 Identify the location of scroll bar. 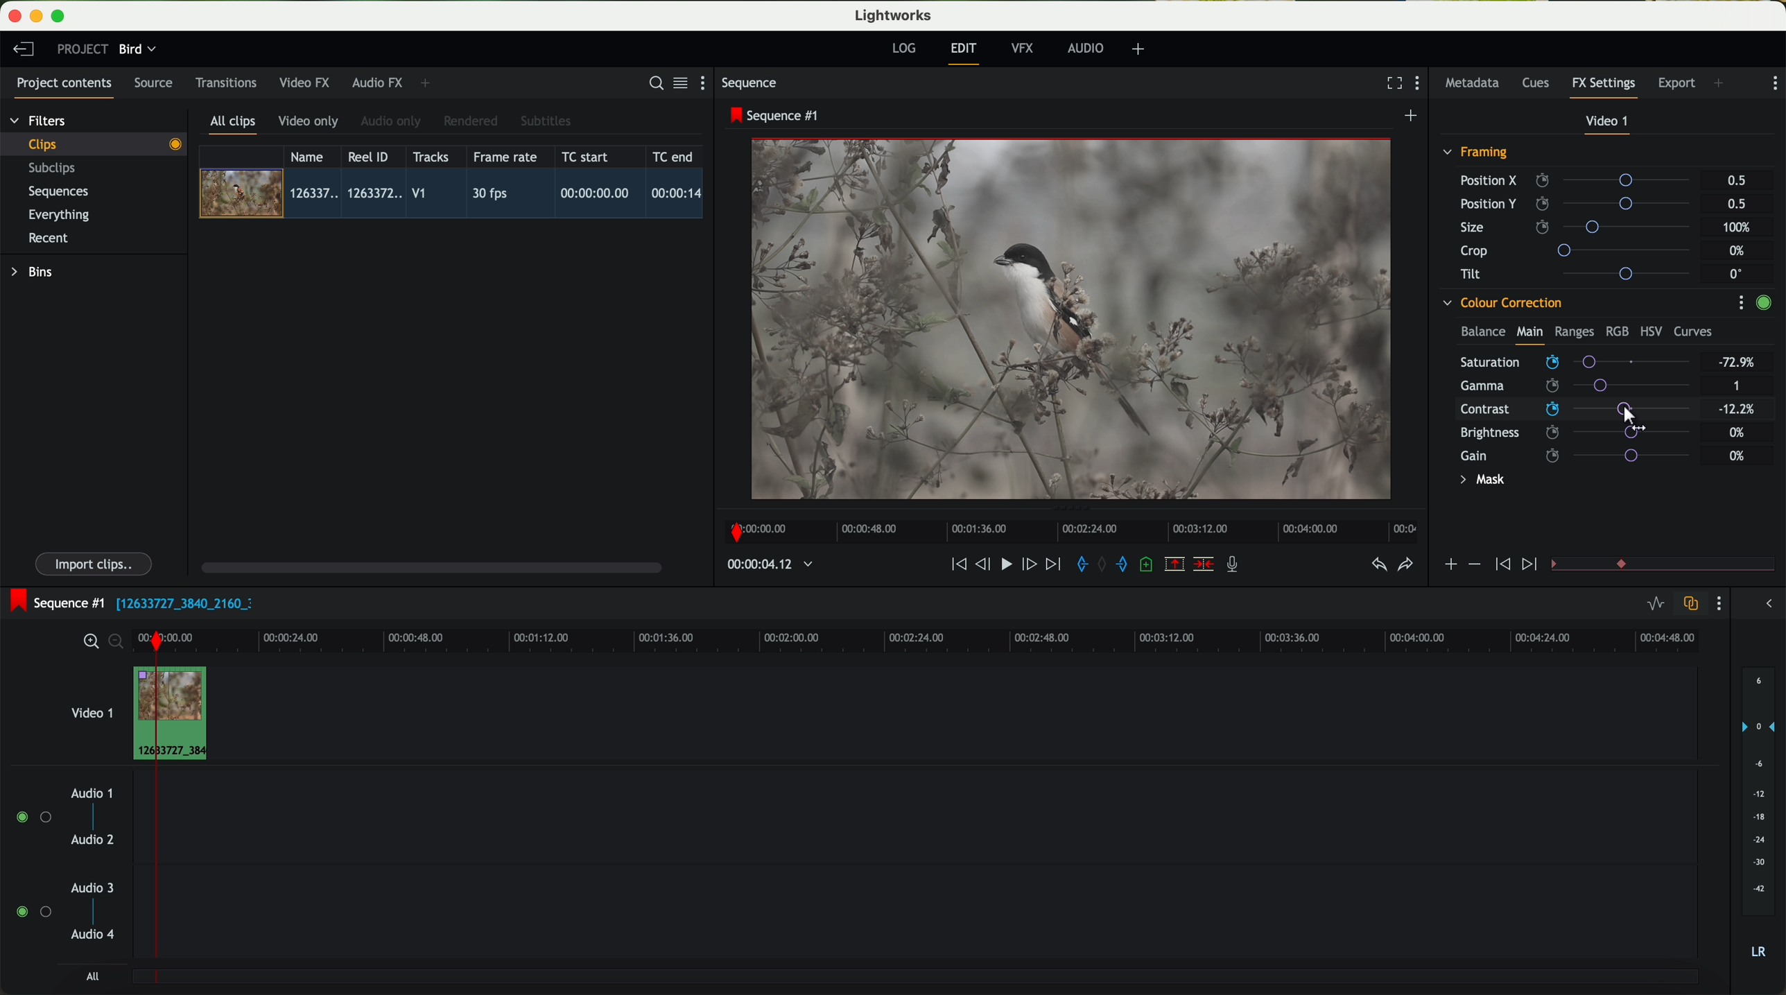
(430, 566).